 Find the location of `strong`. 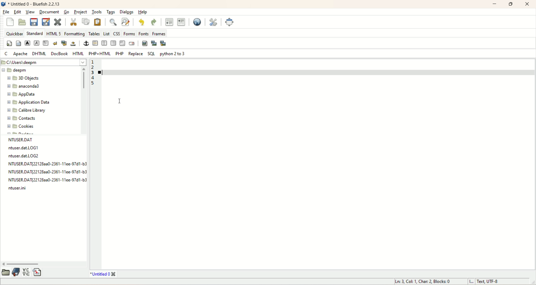

strong is located at coordinates (27, 43).